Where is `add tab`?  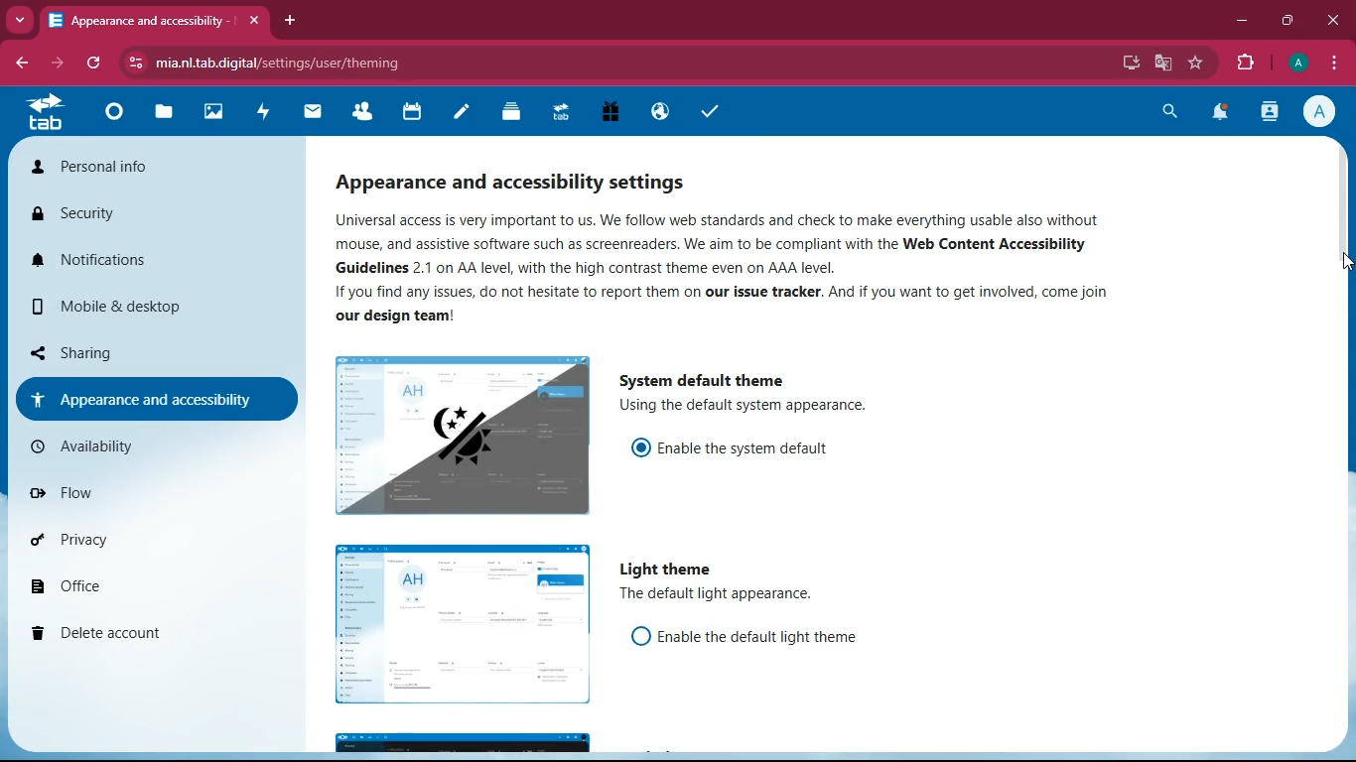 add tab is located at coordinates (293, 21).